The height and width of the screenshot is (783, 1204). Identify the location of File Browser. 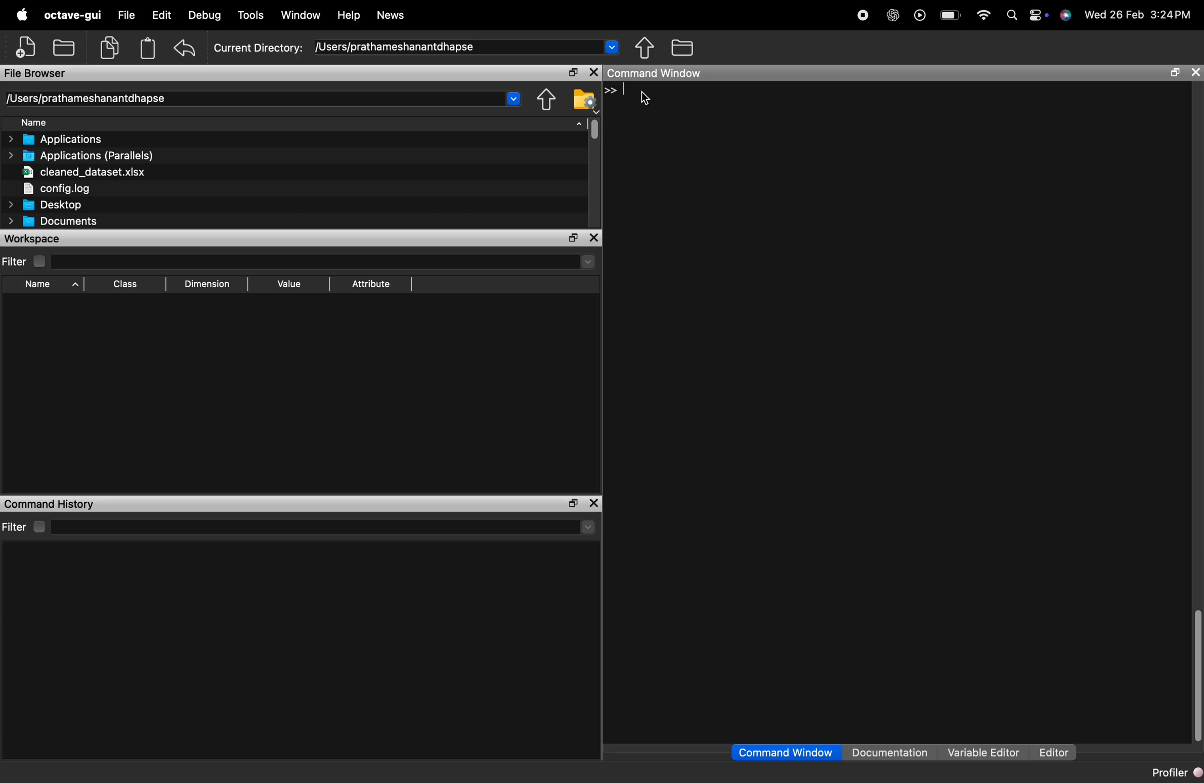
(41, 72).